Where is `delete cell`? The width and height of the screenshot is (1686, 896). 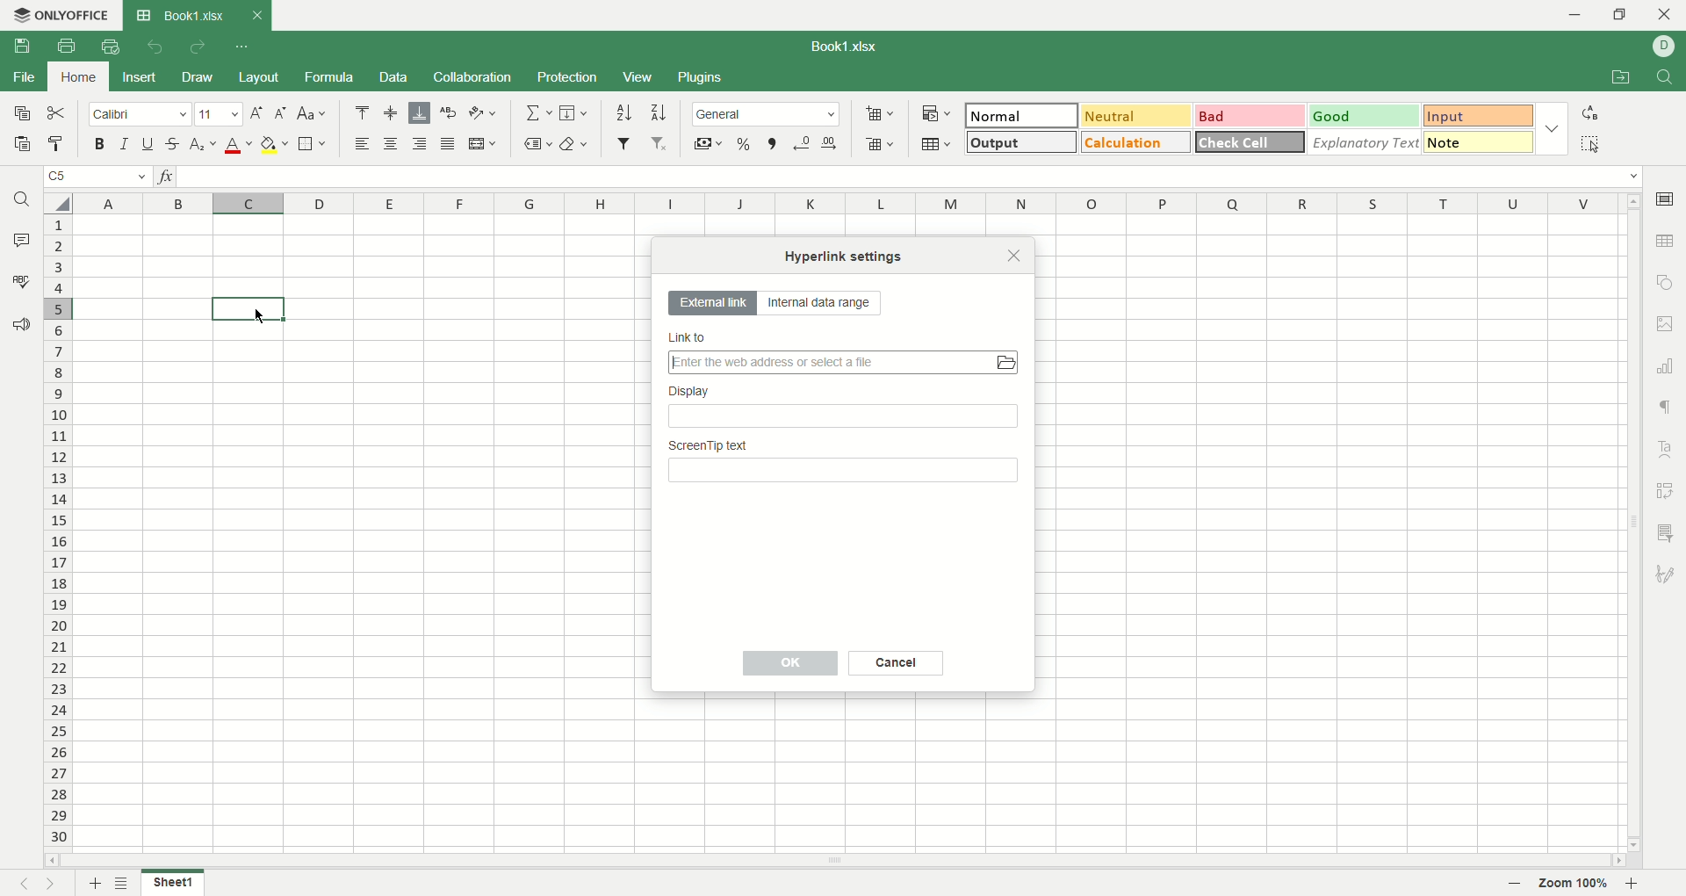
delete cell is located at coordinates (880, 146).